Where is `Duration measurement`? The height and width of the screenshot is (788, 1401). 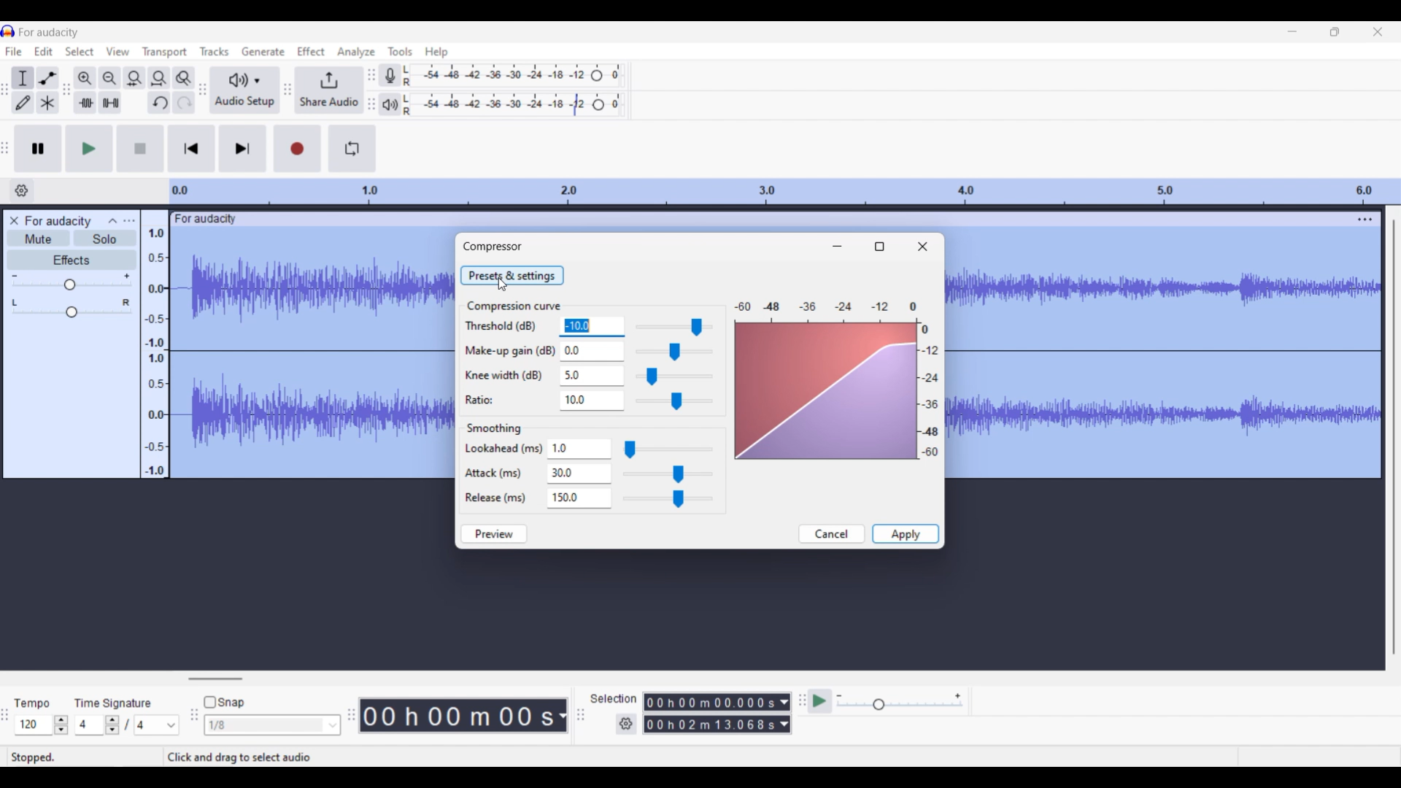
Duration measurement is located at coordinates (784, 713).